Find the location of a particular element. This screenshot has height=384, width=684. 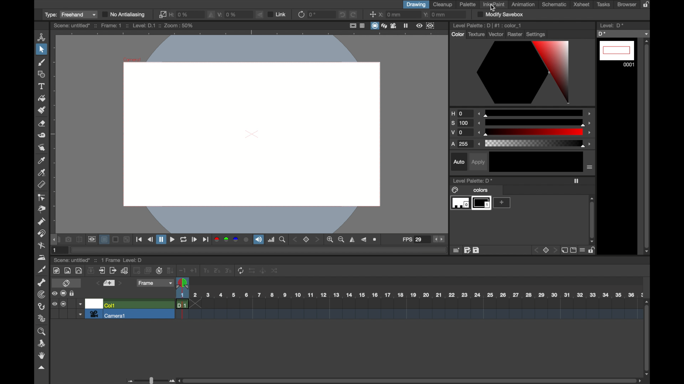

circle is located at coordinates (247, 240).